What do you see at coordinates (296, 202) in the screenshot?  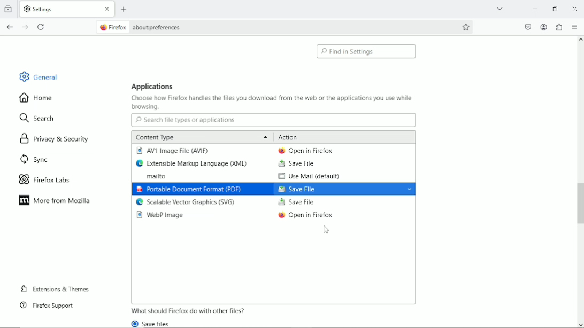 I see `Save file` at bounding box center [296, 202].